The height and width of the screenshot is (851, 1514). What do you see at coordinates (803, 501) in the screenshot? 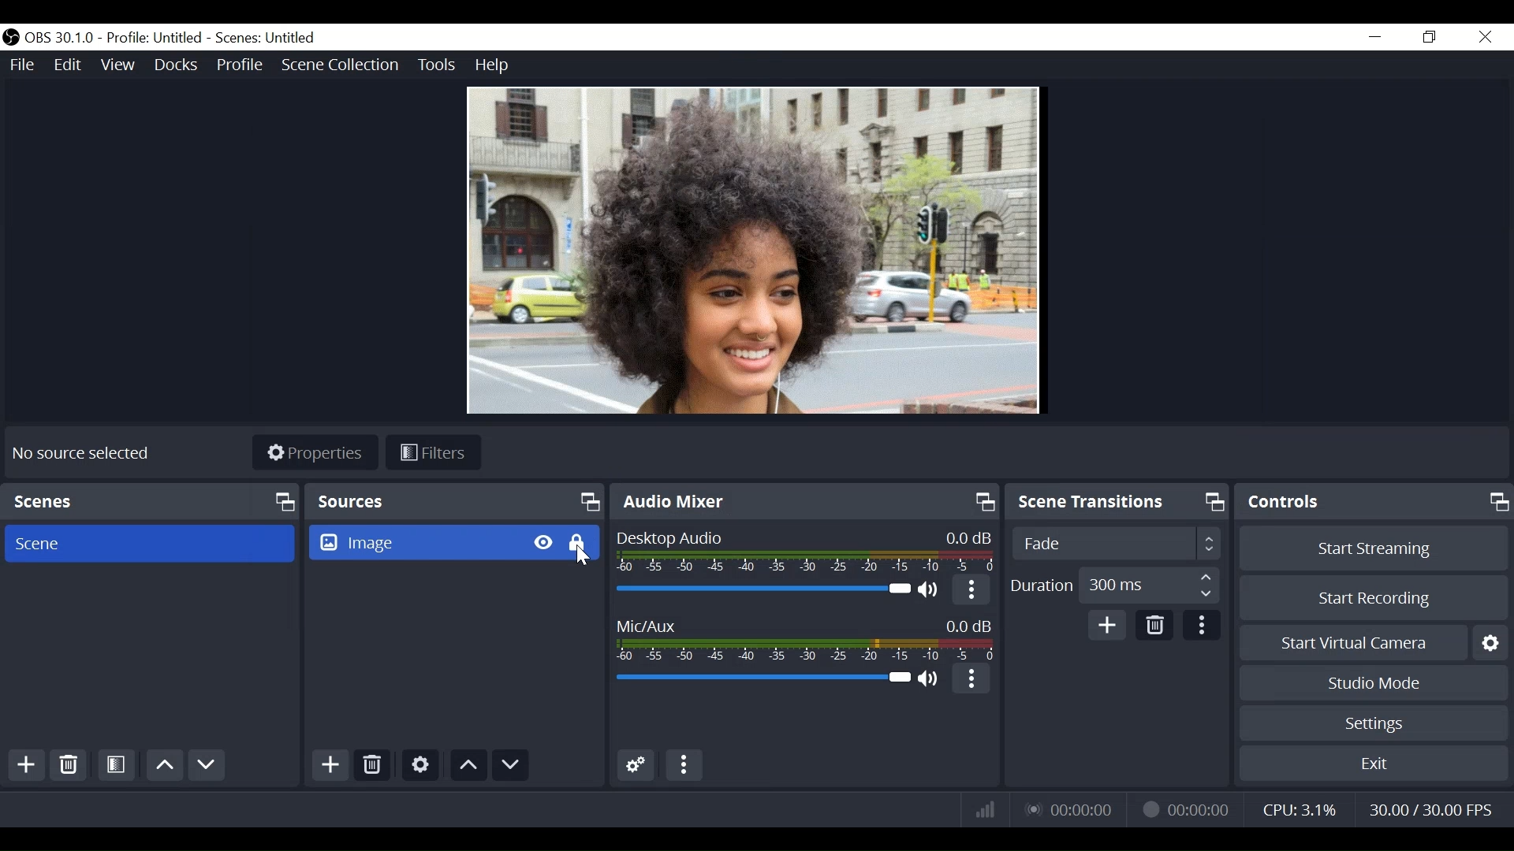
I see `Audio Mixer` at bounding box center [803, 501].